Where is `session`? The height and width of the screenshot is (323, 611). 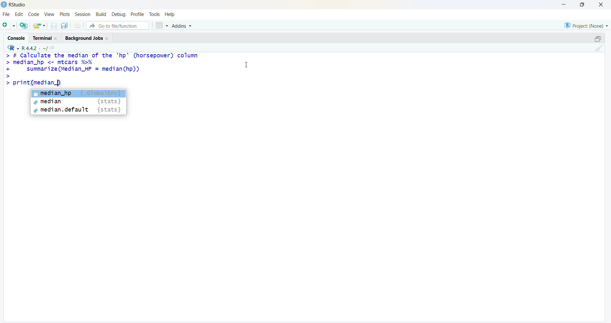 session is located at coordinates (83, 14).